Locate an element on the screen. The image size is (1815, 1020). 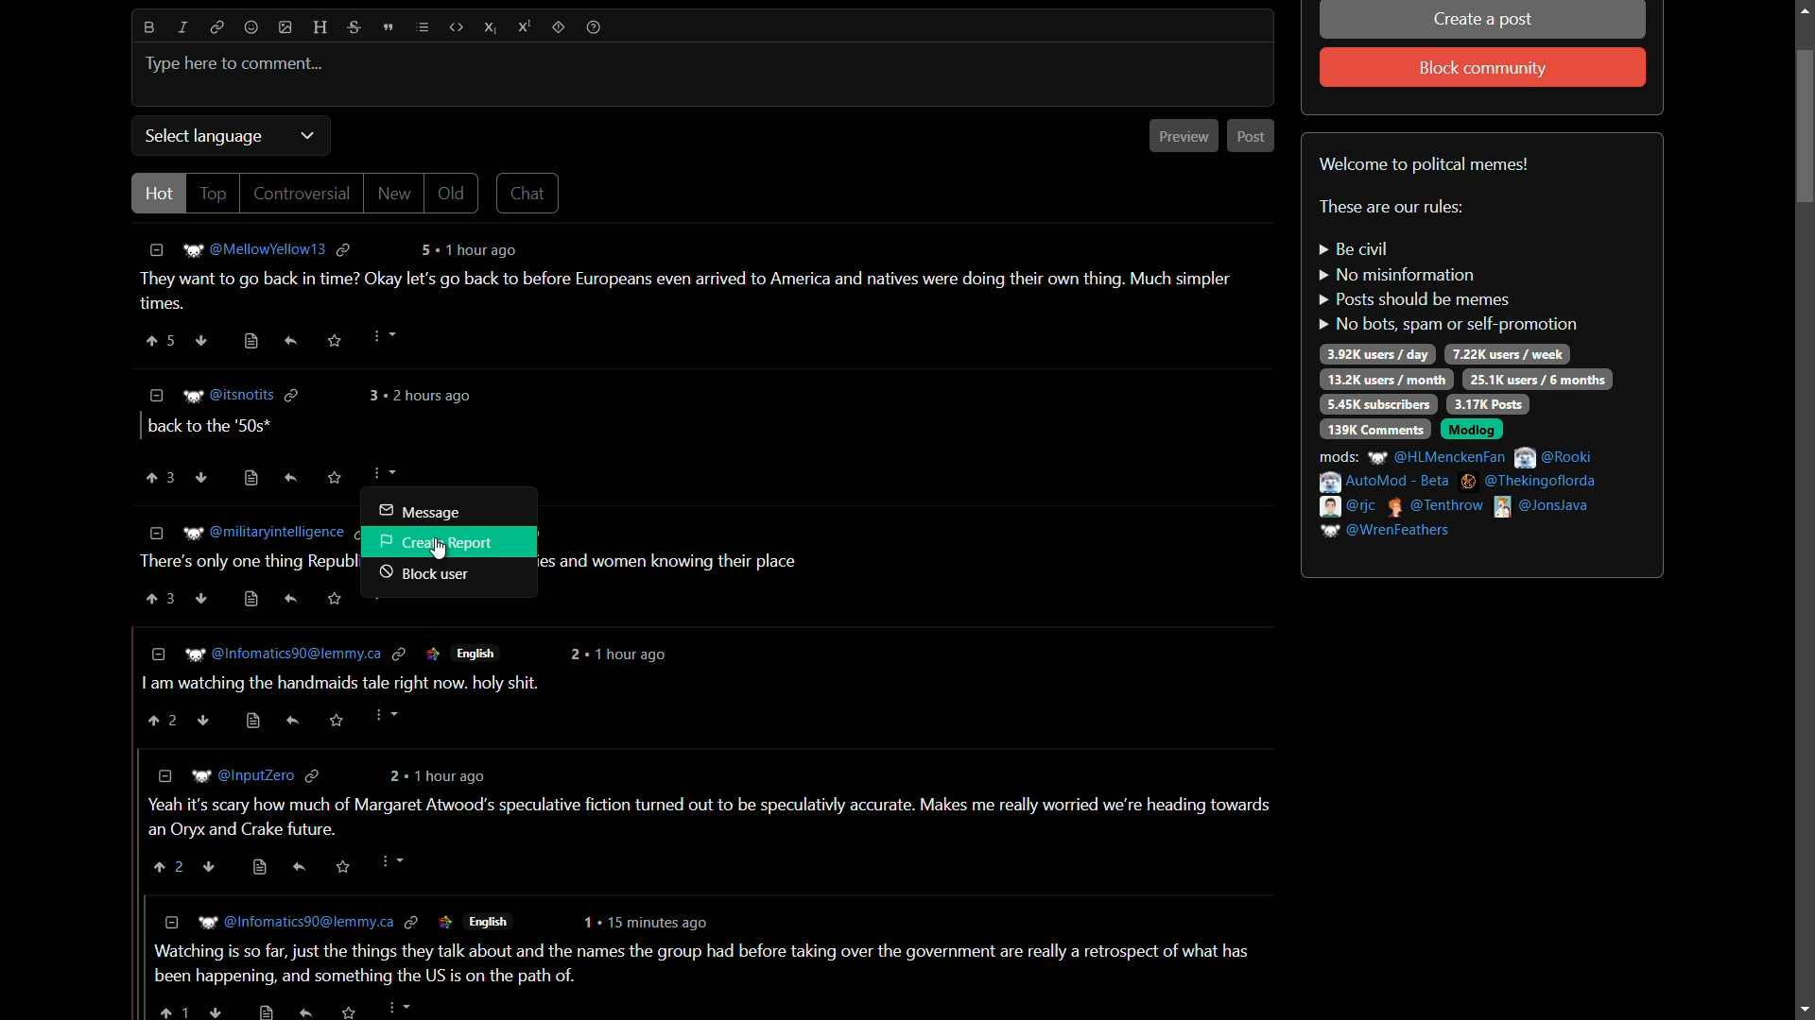
new is located at coordinates (396, 193).